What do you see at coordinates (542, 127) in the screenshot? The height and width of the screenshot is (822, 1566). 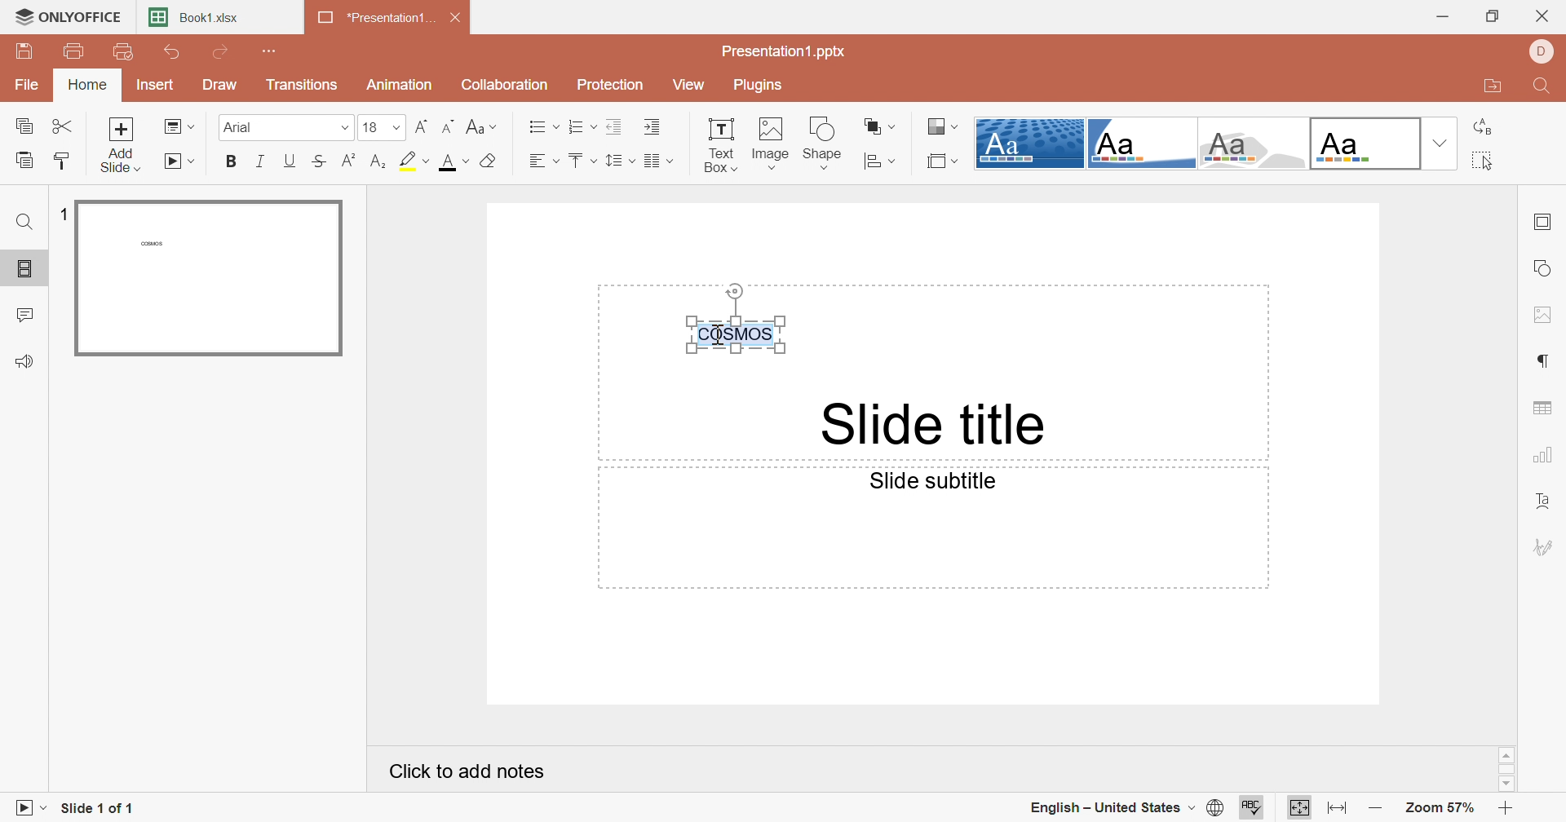 I see `Bullets` at bounding box center [542, 127].